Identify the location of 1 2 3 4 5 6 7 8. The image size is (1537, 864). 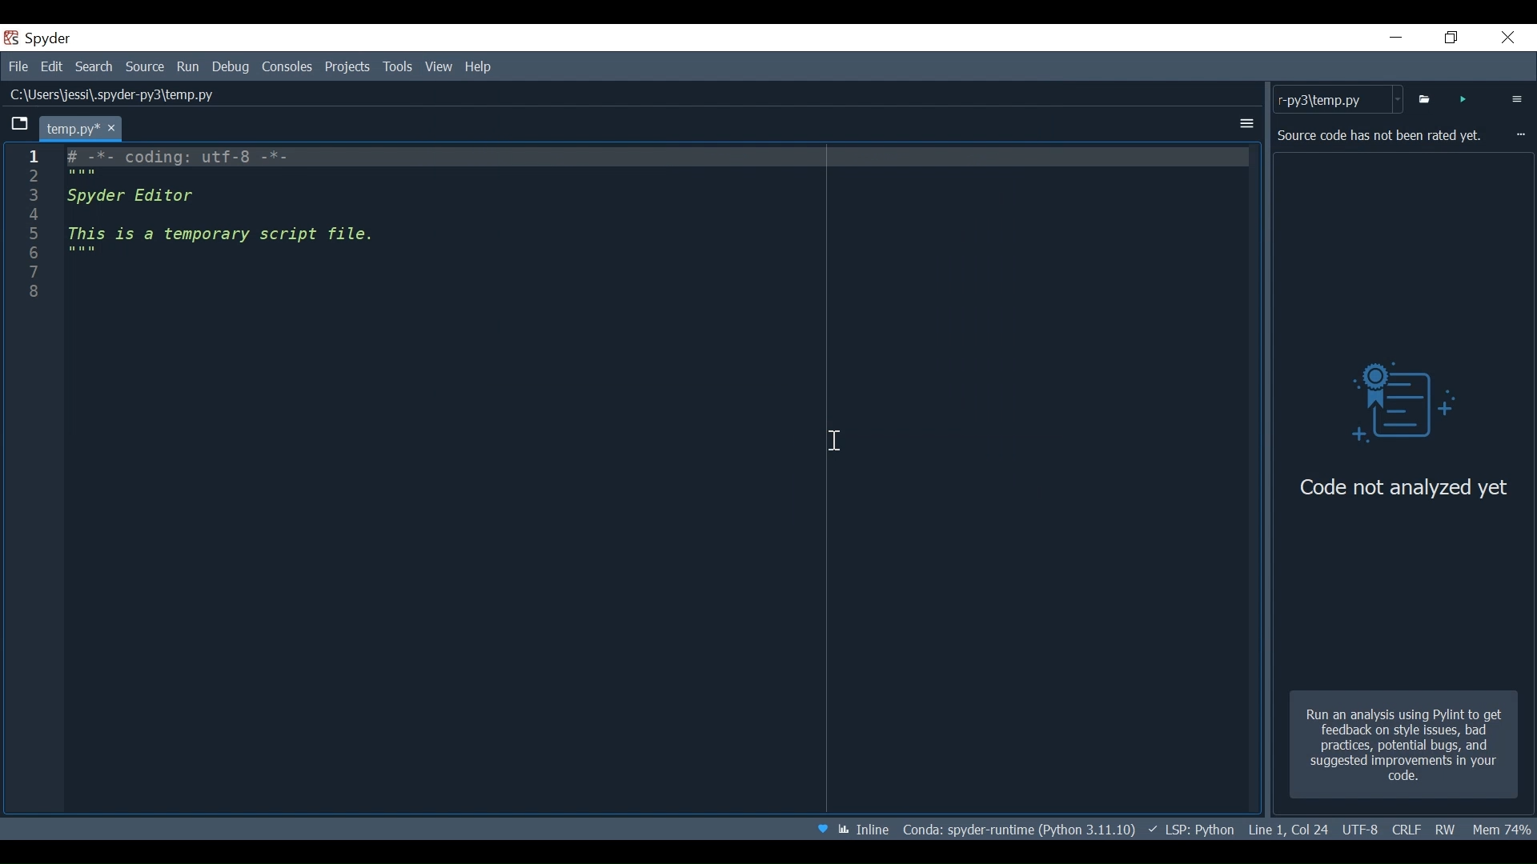
(35, 222).